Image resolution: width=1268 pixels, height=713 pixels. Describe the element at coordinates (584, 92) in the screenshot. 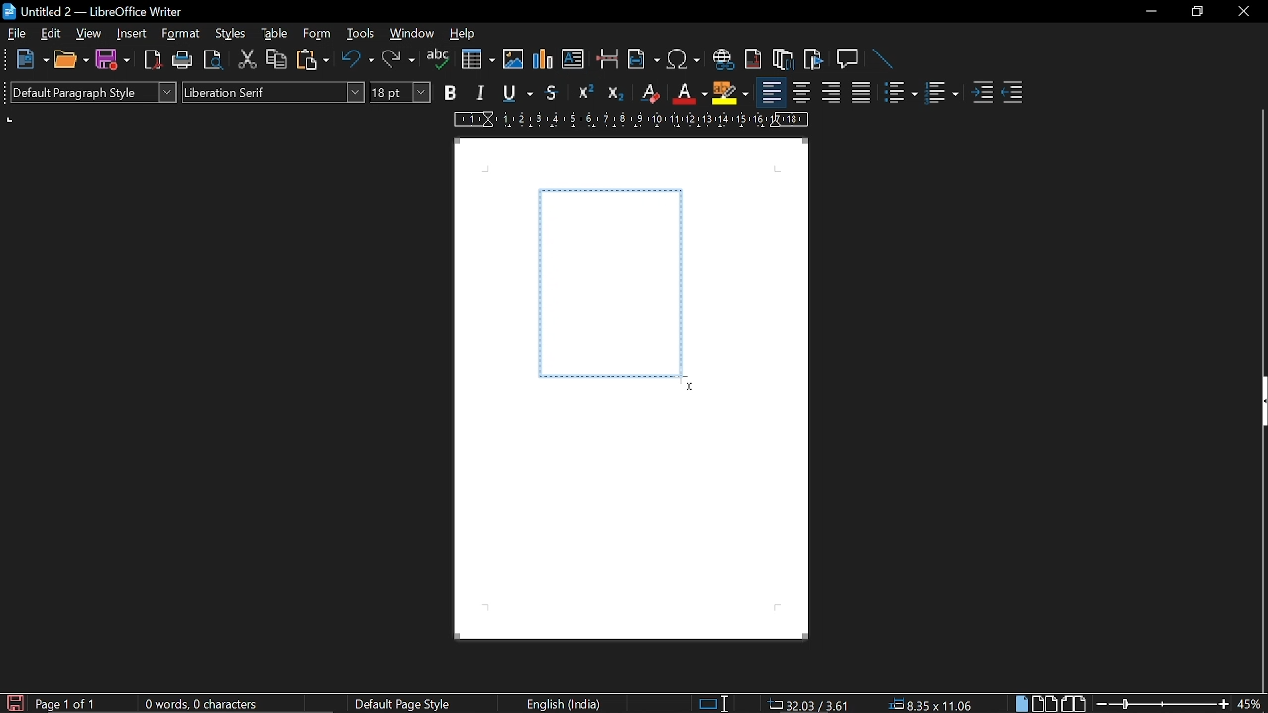

I see `superscript` at that location.